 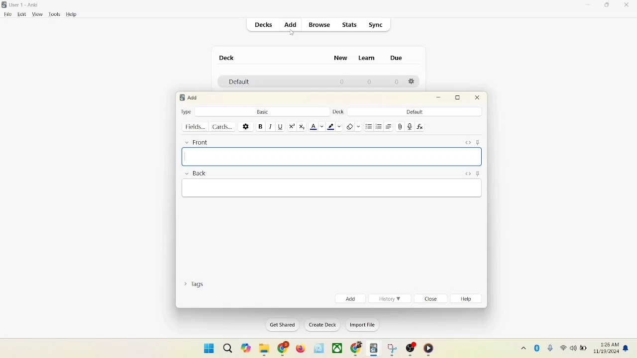 I want to click on User1-Anki, so click(x=26, y=5).